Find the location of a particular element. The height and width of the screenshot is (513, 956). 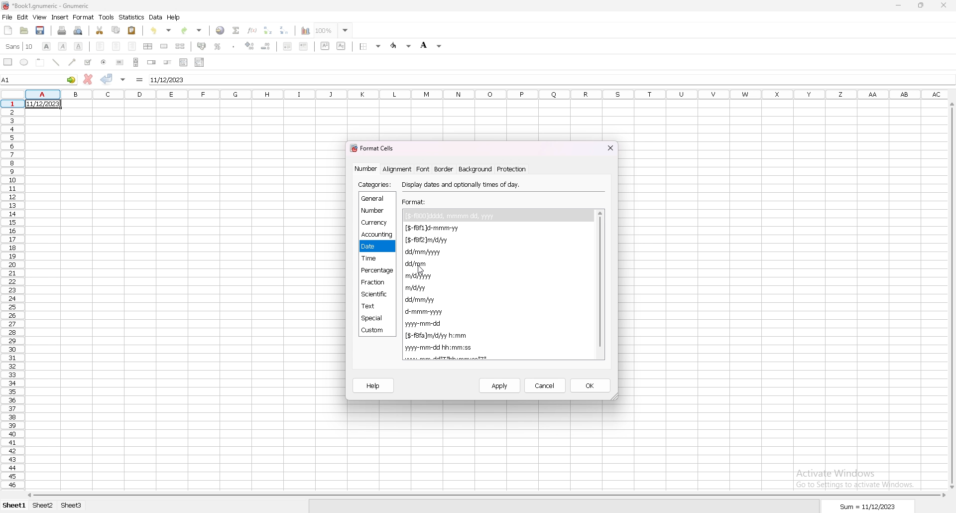

copy is located at coordinates (117, 29).